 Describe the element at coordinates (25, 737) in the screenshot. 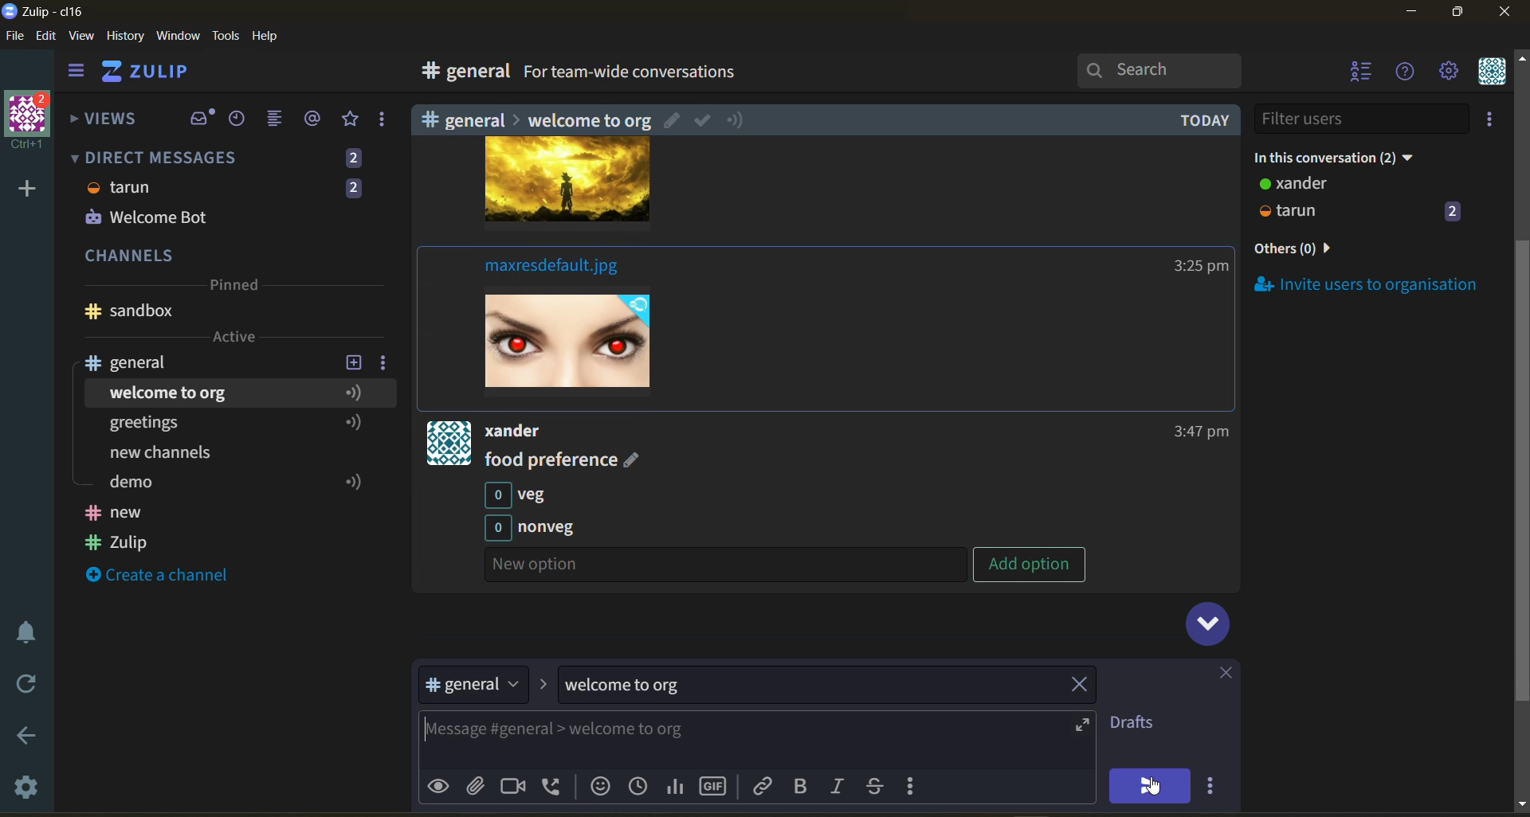

I see `go back` at that location.